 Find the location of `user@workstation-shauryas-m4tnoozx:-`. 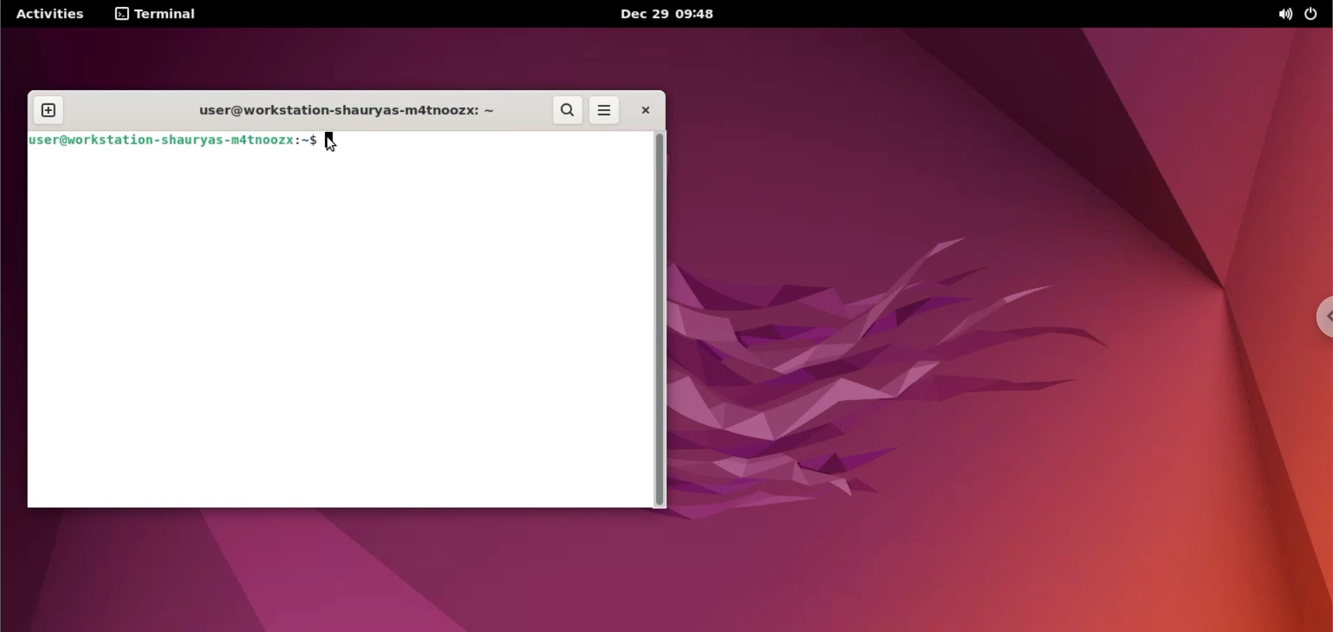

user@workstation-shauryas-m4tnoozx:- is located at coordinates (344, 110).